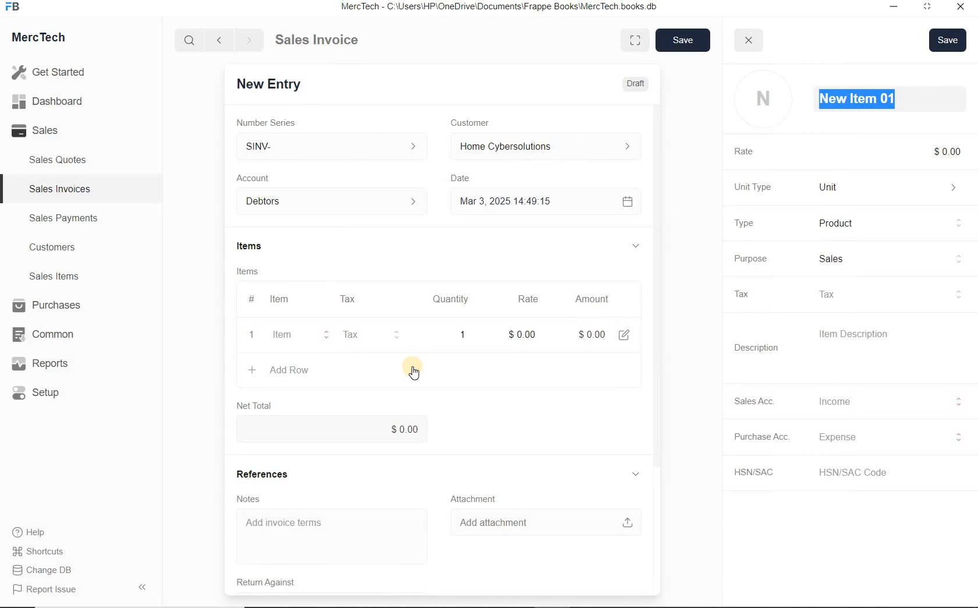  I want to click on Unit Type, so click(755, 187).